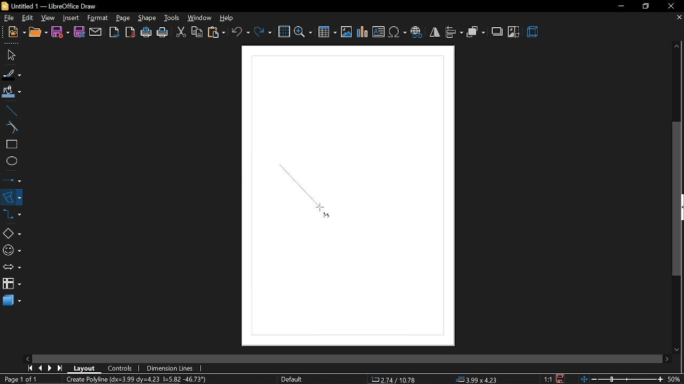 The width and height of the screenshot is (684, 384). I want to click on 3d shapes, so click(11, 301).